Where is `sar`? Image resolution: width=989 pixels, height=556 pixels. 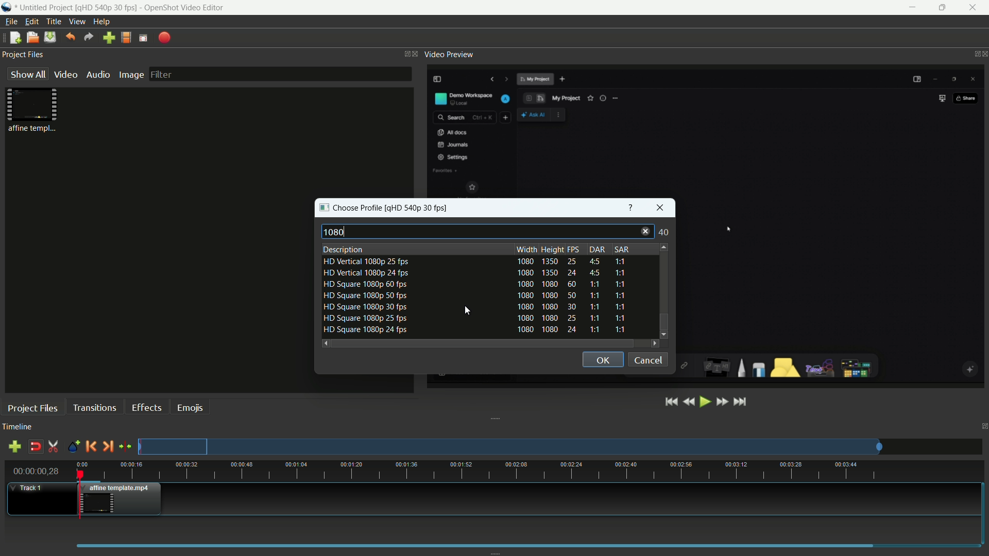
sar is located at coordinates (621, 249).